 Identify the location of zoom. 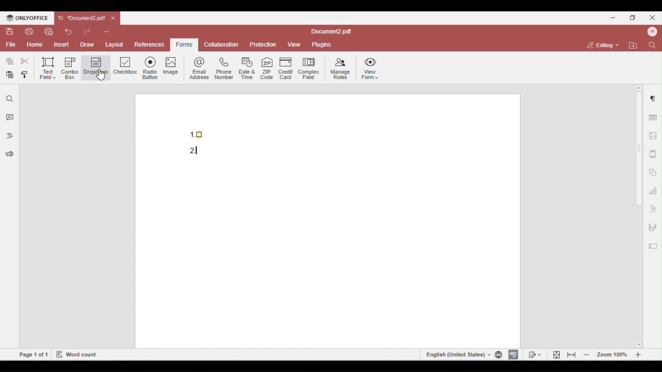
(614, 354).